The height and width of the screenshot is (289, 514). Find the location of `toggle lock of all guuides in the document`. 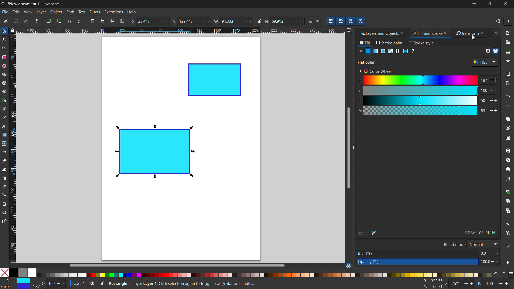

toggle lock of all guuides in the document is located at coordinates (13, 30).